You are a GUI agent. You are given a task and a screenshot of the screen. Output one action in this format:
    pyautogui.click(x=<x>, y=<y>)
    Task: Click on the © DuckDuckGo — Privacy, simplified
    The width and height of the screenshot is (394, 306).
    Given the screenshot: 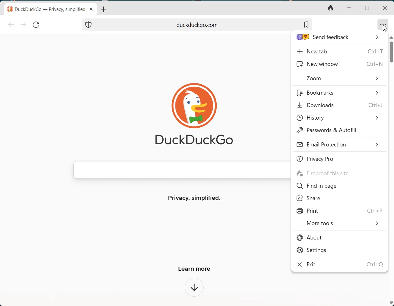 What is the action you would take?
    pyautogui.click(x=45, y=9)
    